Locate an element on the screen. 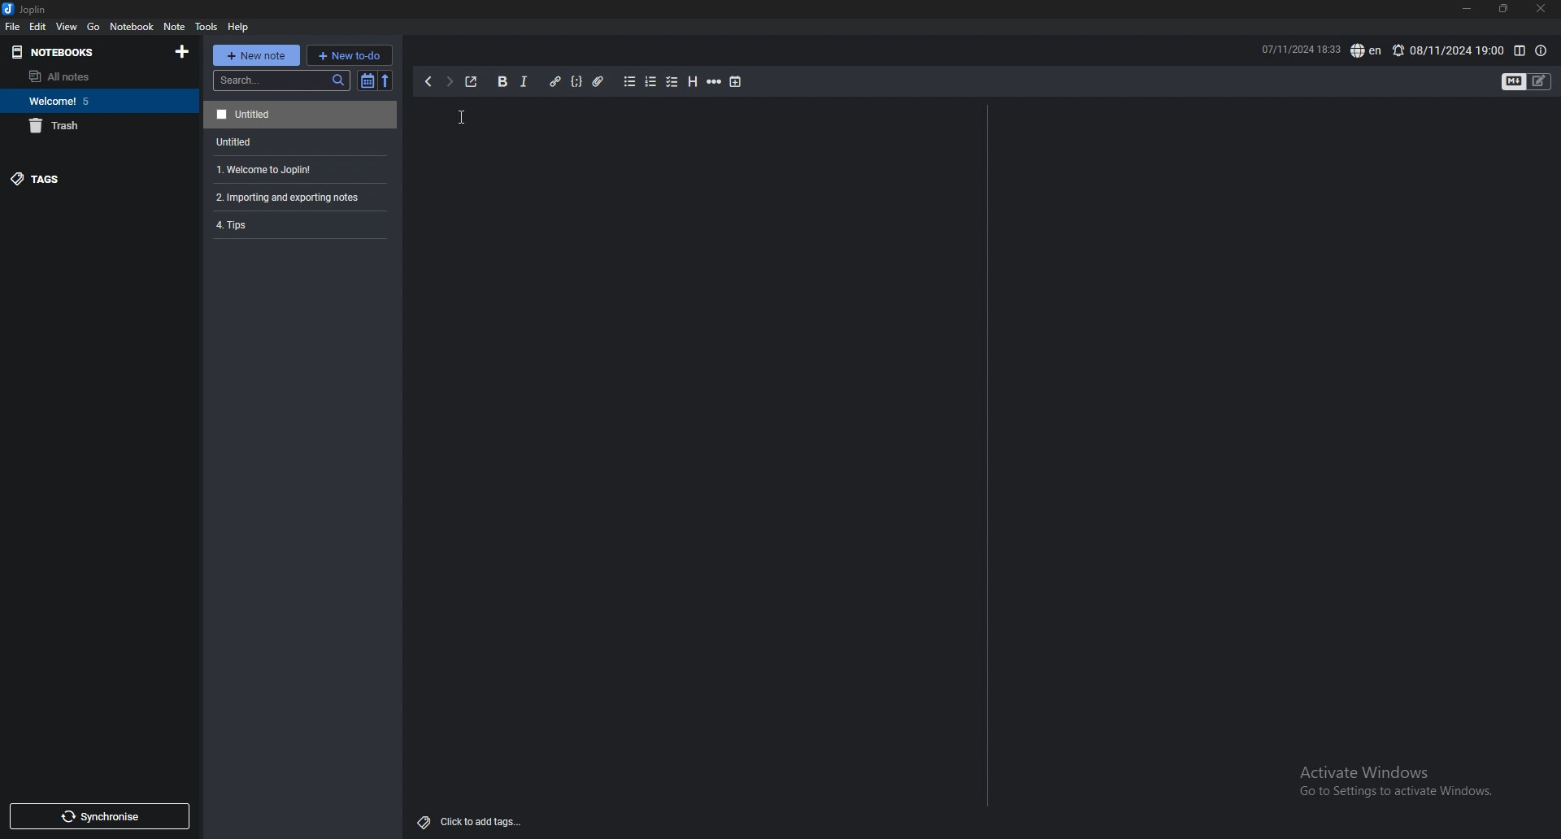 The width and height of the screenshot is (1561, 839). file is located at coordinates (13, 27).